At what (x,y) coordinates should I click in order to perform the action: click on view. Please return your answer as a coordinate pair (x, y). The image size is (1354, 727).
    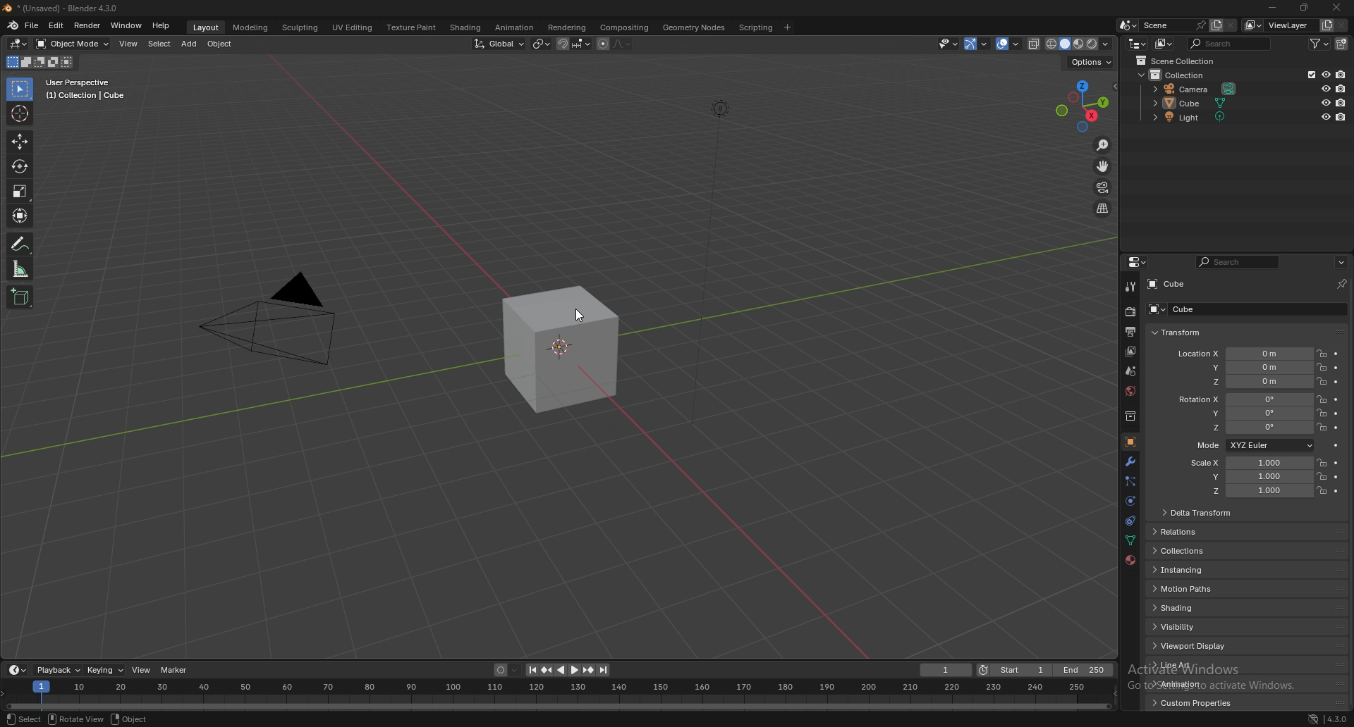
    Looking at the image, I should click on (128, 44).